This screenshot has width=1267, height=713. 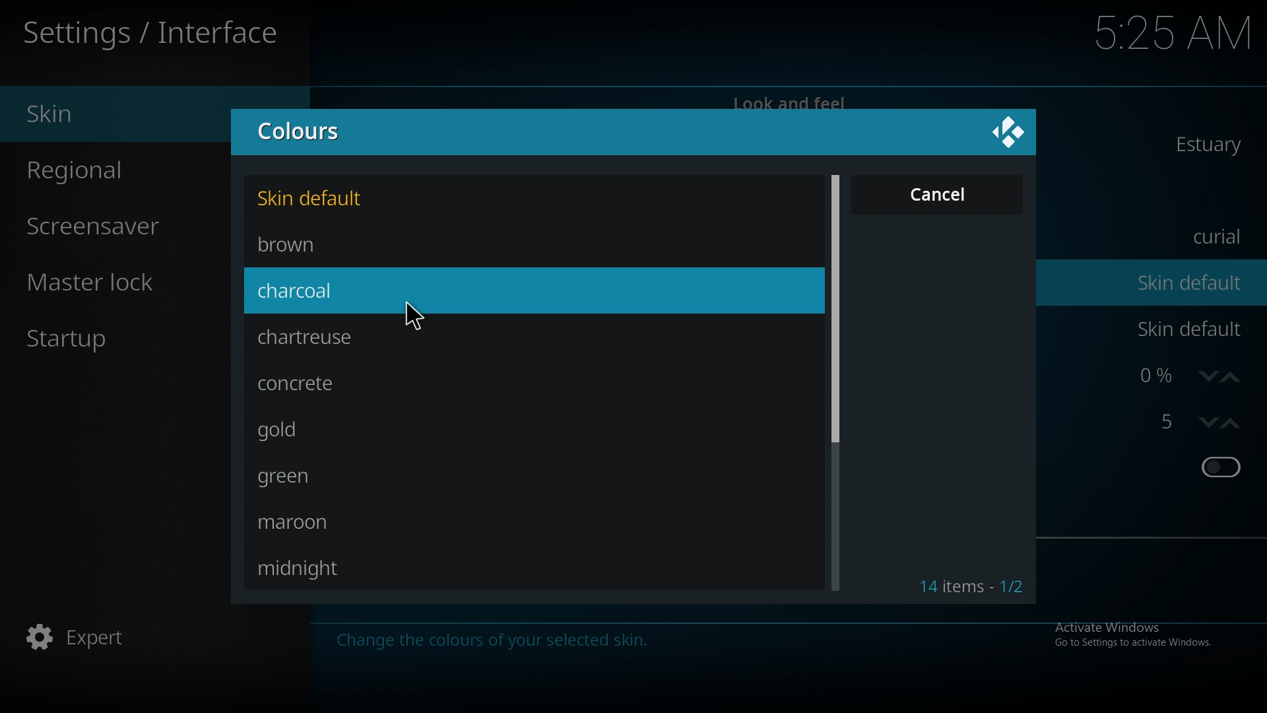 What do you see at coordinates (1159, 32) in the screenshot?
I see `time` at bounding box center [1159, 32].